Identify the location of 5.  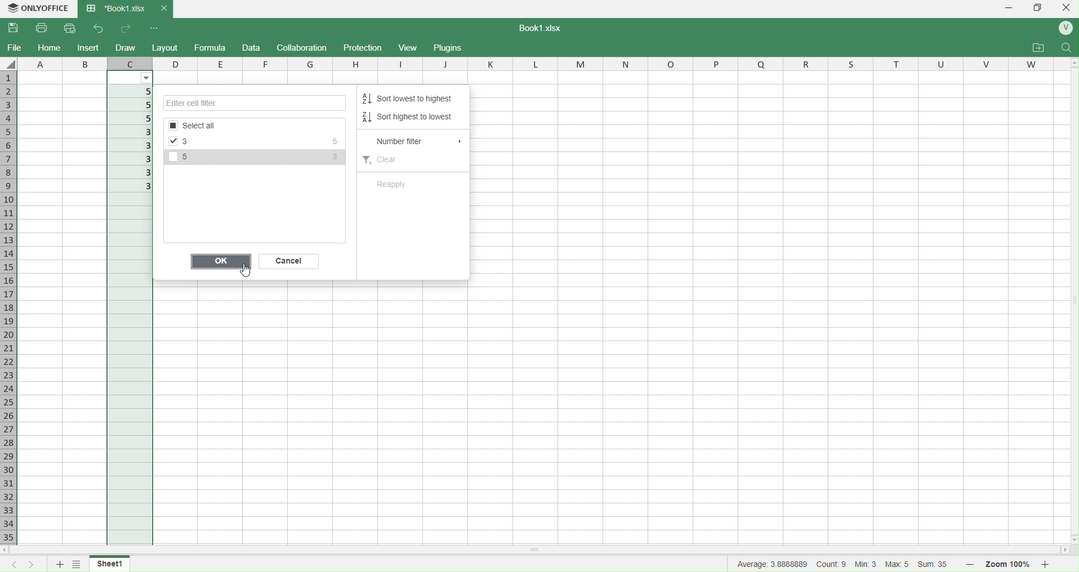
(134, 92).